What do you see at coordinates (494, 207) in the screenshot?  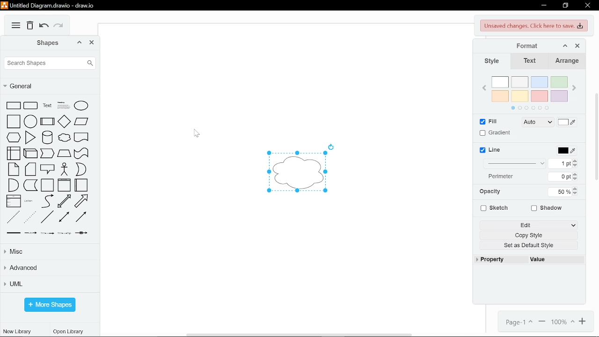 I see `sketch` at bounding box center [494, 207].